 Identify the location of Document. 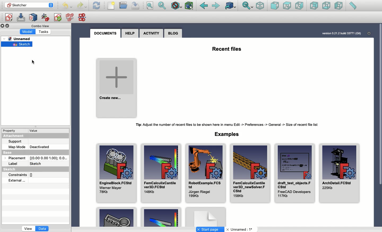
(206, 217).